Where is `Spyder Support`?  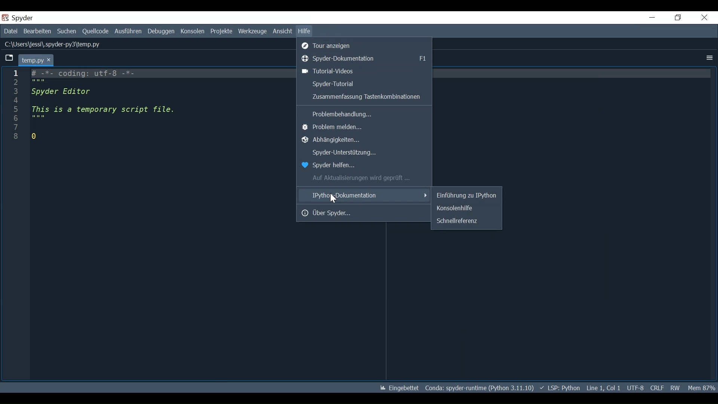 Spyder Support is located at coordinates (365, 153).